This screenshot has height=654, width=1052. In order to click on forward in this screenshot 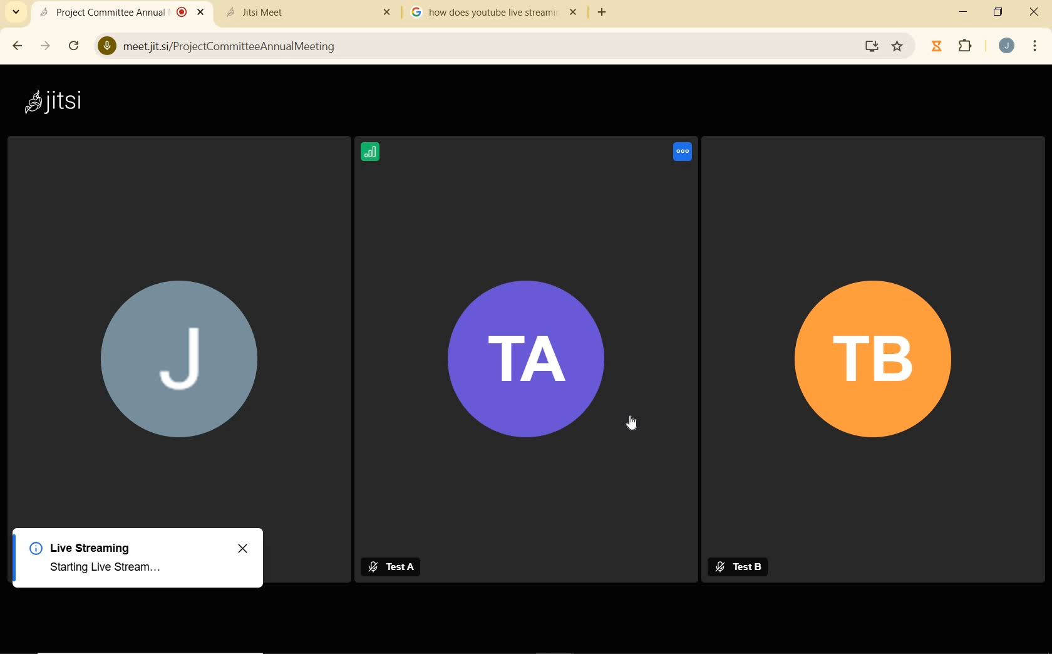, I will do `click(45, 45)`.